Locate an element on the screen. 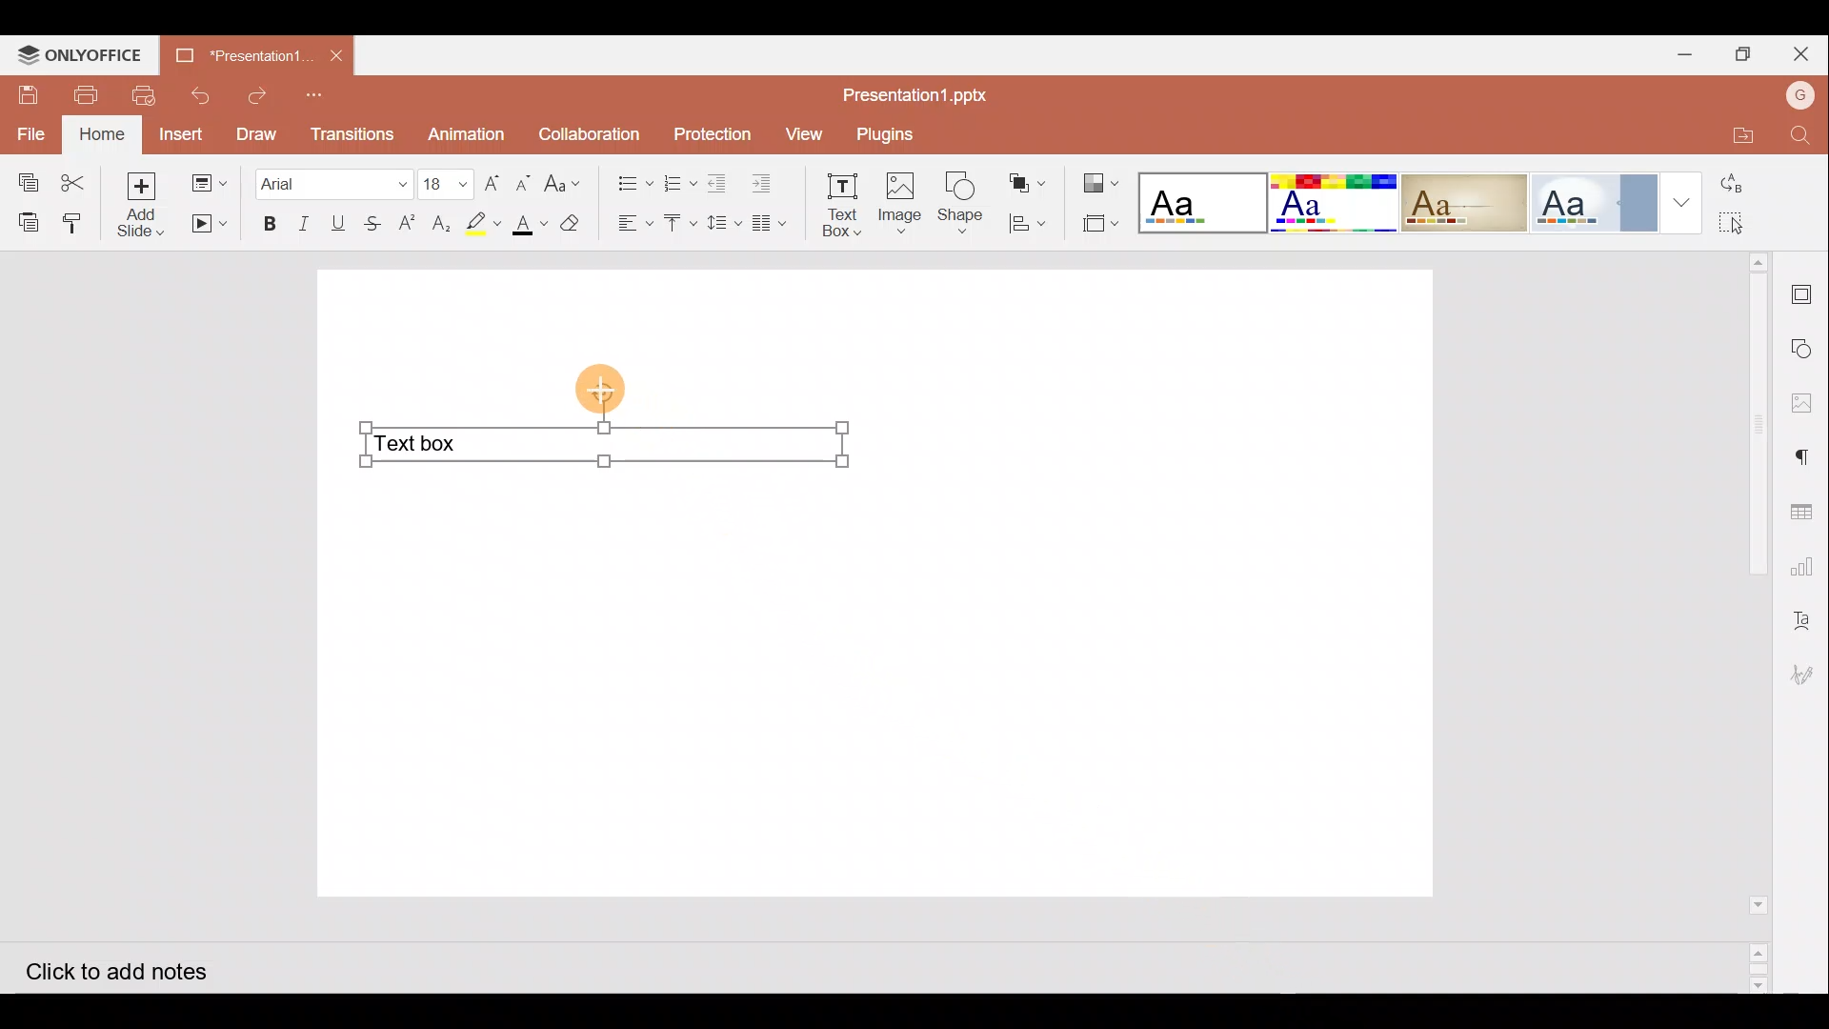  More is located at coordinates (1681, 201).